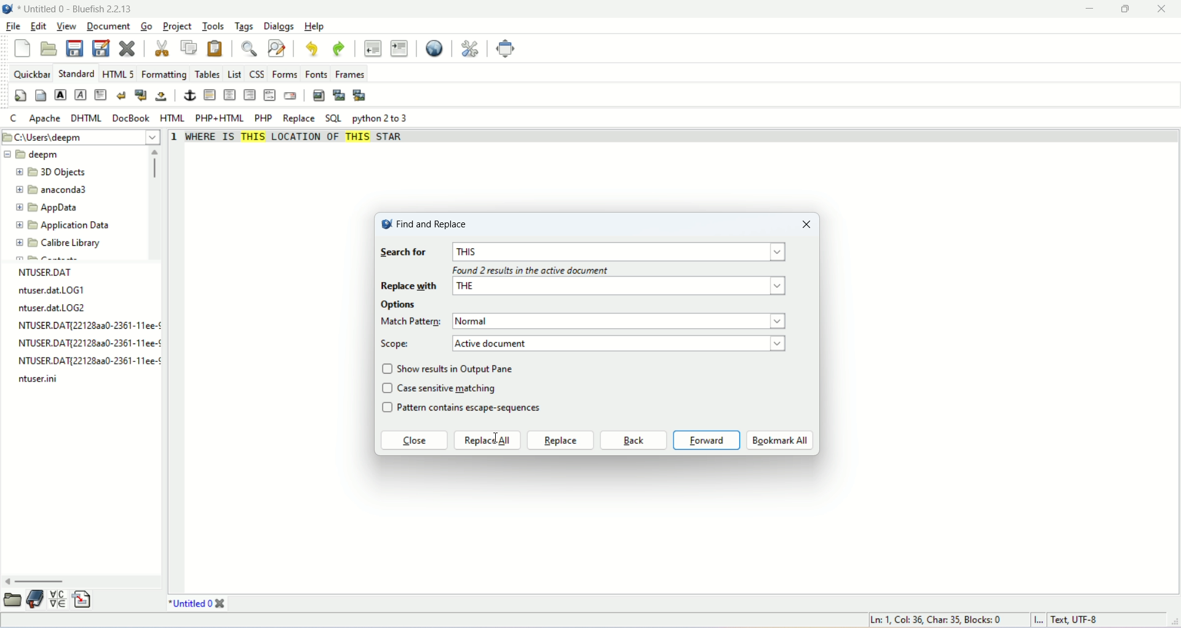  What do you see at coordinates (60, 95) in the screenshot?
I see `strong` at bounding box center [60, 95].